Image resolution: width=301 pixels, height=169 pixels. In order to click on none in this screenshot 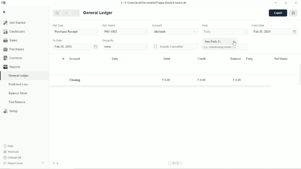, I will do `click(126, 47)`.